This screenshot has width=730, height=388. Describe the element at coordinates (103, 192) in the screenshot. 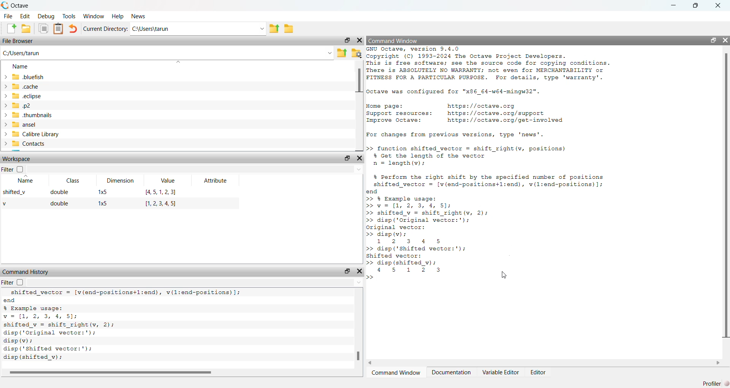

I see `1x5` at that location.